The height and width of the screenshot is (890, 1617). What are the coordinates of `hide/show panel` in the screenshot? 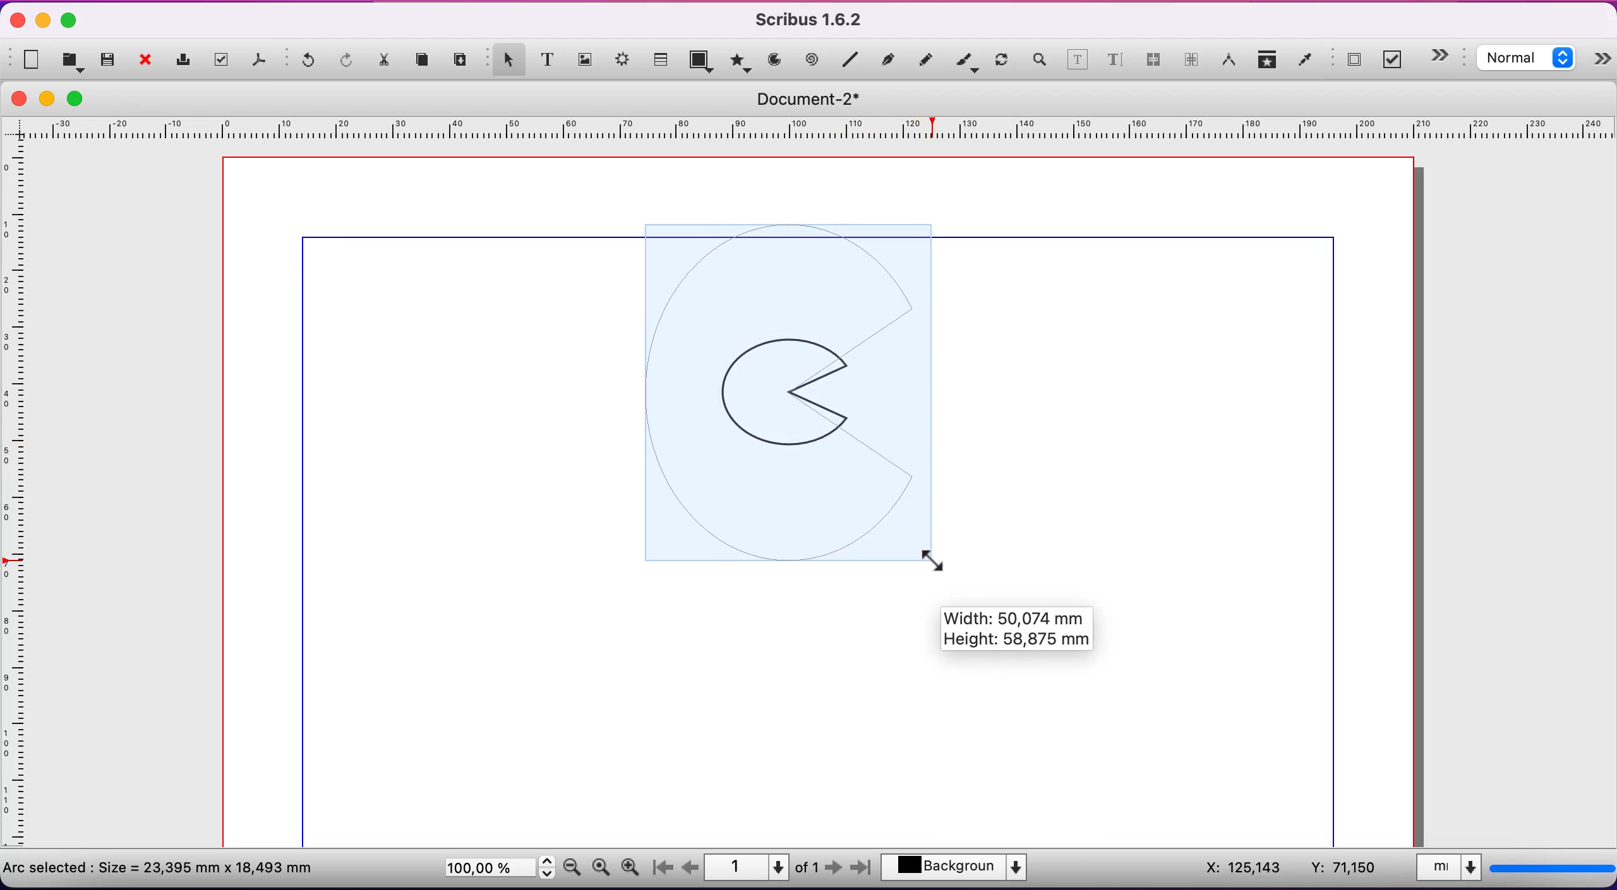 It's located at (1446, 56).